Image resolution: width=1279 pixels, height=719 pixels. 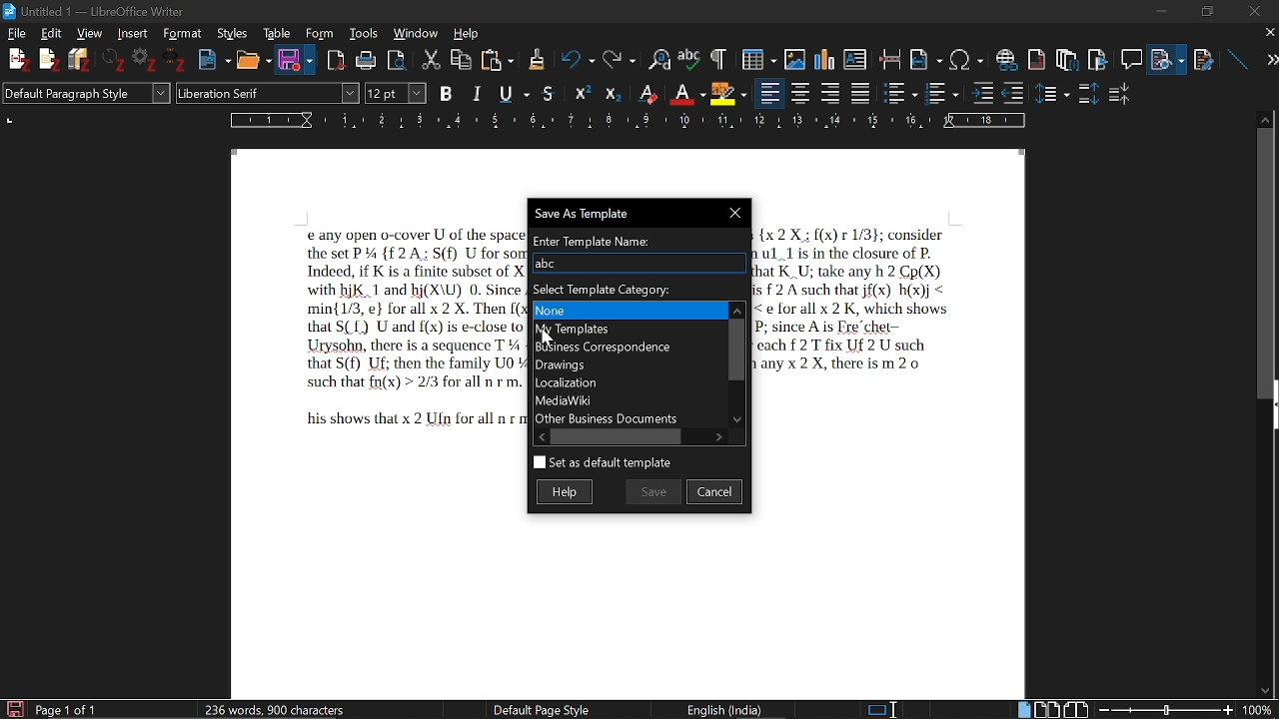 What do you see at coordinates (1165, 12) in the screenshot?
I see `minimize` at bounding box center [1165, 12].